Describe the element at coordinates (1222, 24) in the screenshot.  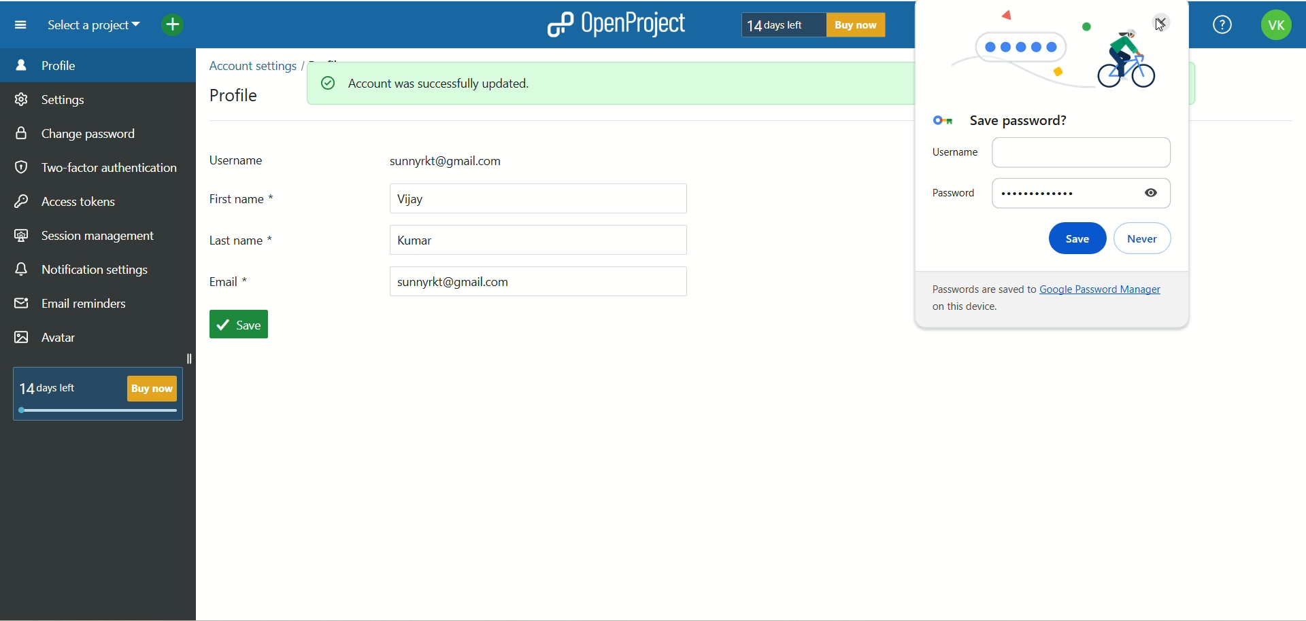
I see `help` at that location.